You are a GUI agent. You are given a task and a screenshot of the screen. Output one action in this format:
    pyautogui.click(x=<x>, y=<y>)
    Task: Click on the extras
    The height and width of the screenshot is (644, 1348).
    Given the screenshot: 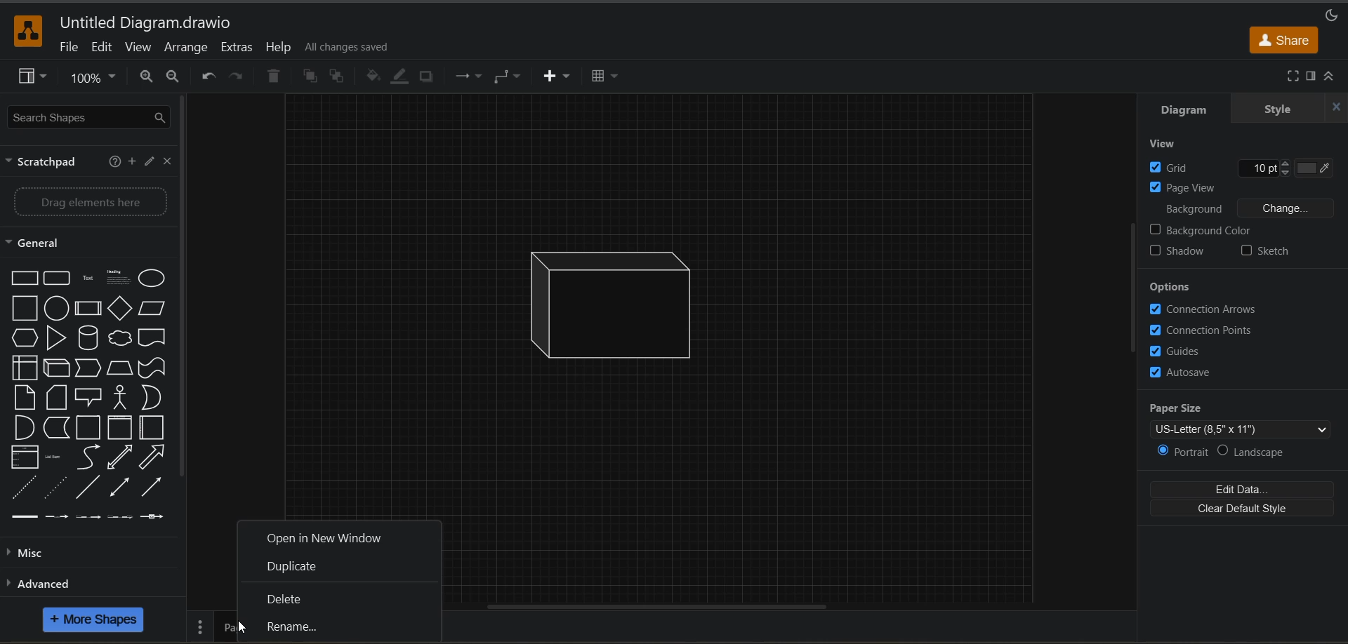 What is the action you would take?
    pyautogui.click(x=242, y=47)
    